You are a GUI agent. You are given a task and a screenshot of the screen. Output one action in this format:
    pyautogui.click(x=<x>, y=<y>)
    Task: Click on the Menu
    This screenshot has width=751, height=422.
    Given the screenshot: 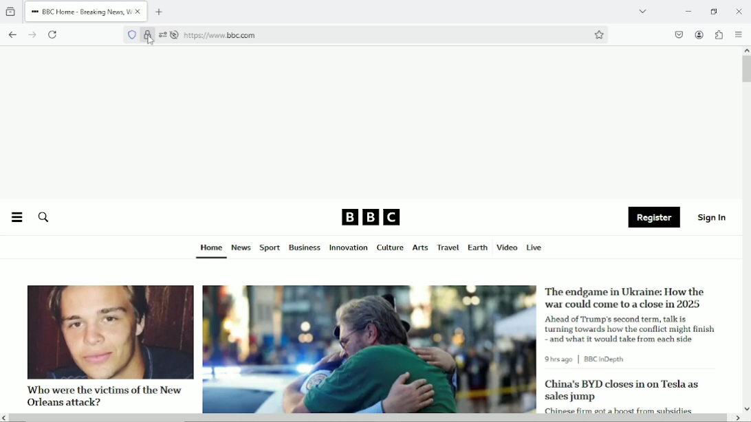 What is the action you would take?
    pyautogui.click(x=17, y=217)
    